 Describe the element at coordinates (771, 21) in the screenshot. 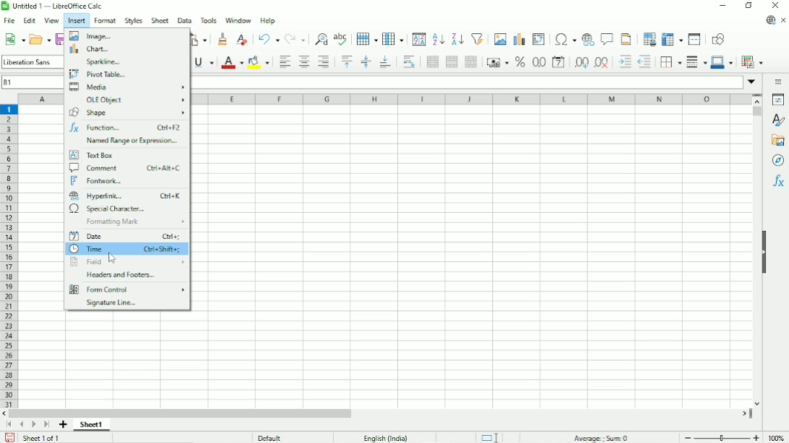

I see `Update available` at that location.